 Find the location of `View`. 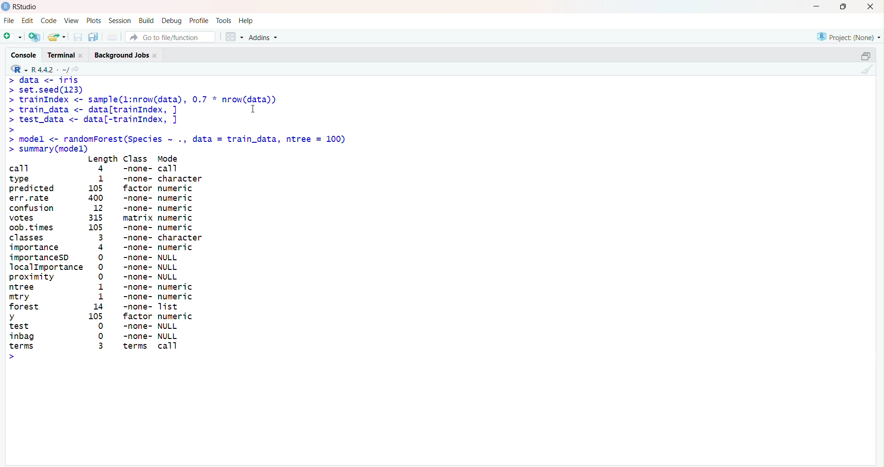

View is located at coordinates (71, 21).